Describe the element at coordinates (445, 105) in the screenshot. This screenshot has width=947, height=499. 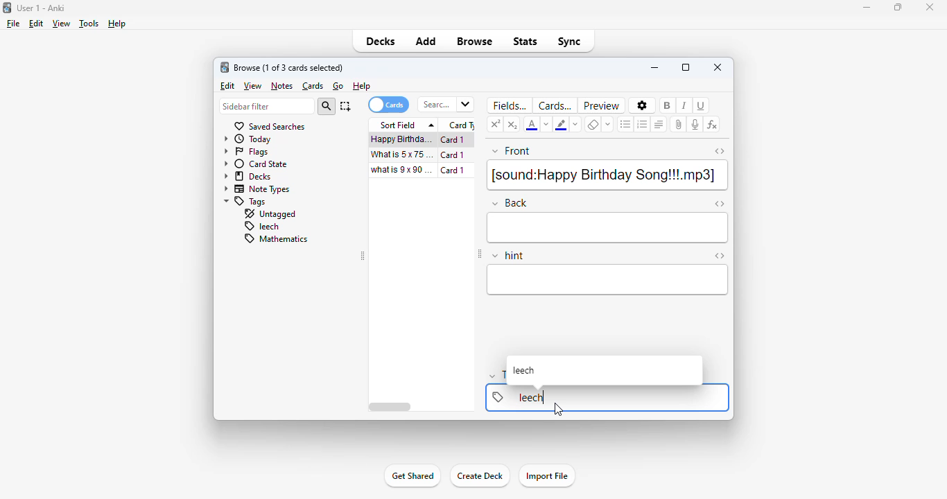
I see `search` at that location.